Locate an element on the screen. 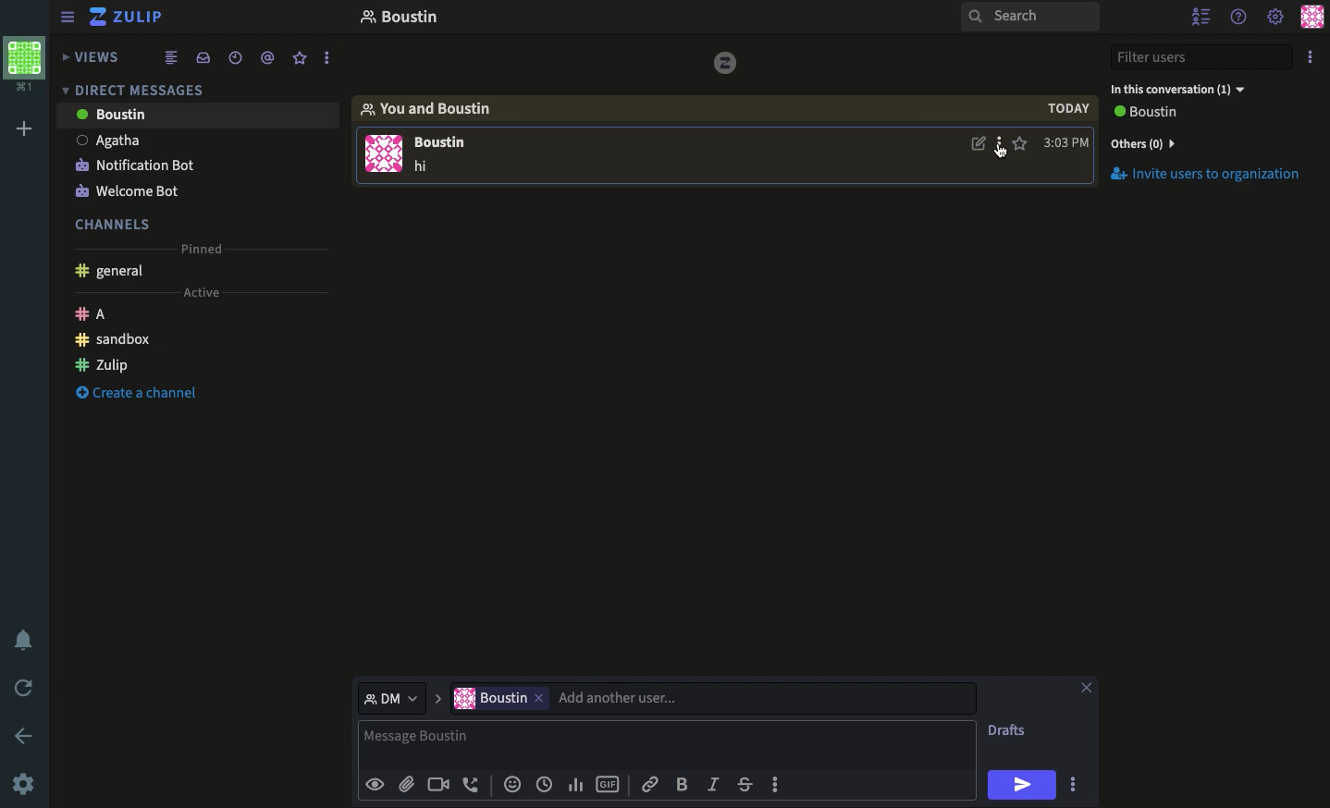 This screenshot has height=808, width=1330. User is located at coordinates (195, 138).